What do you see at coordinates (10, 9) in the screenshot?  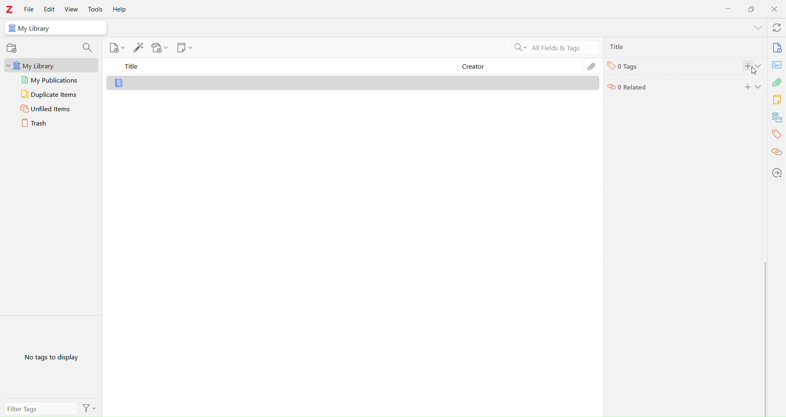 I see `Zotero` at bounding box center [10, 9].